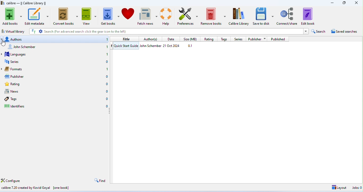  I want to click on find, so click(100, 181).